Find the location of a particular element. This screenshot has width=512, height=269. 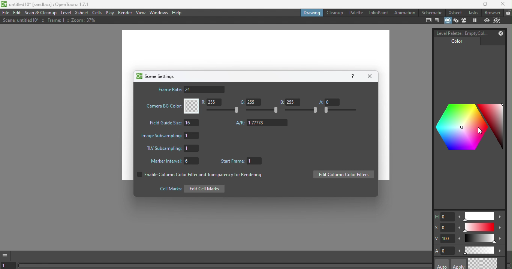

Lock rooms tab is located at coordinates (508, 13).